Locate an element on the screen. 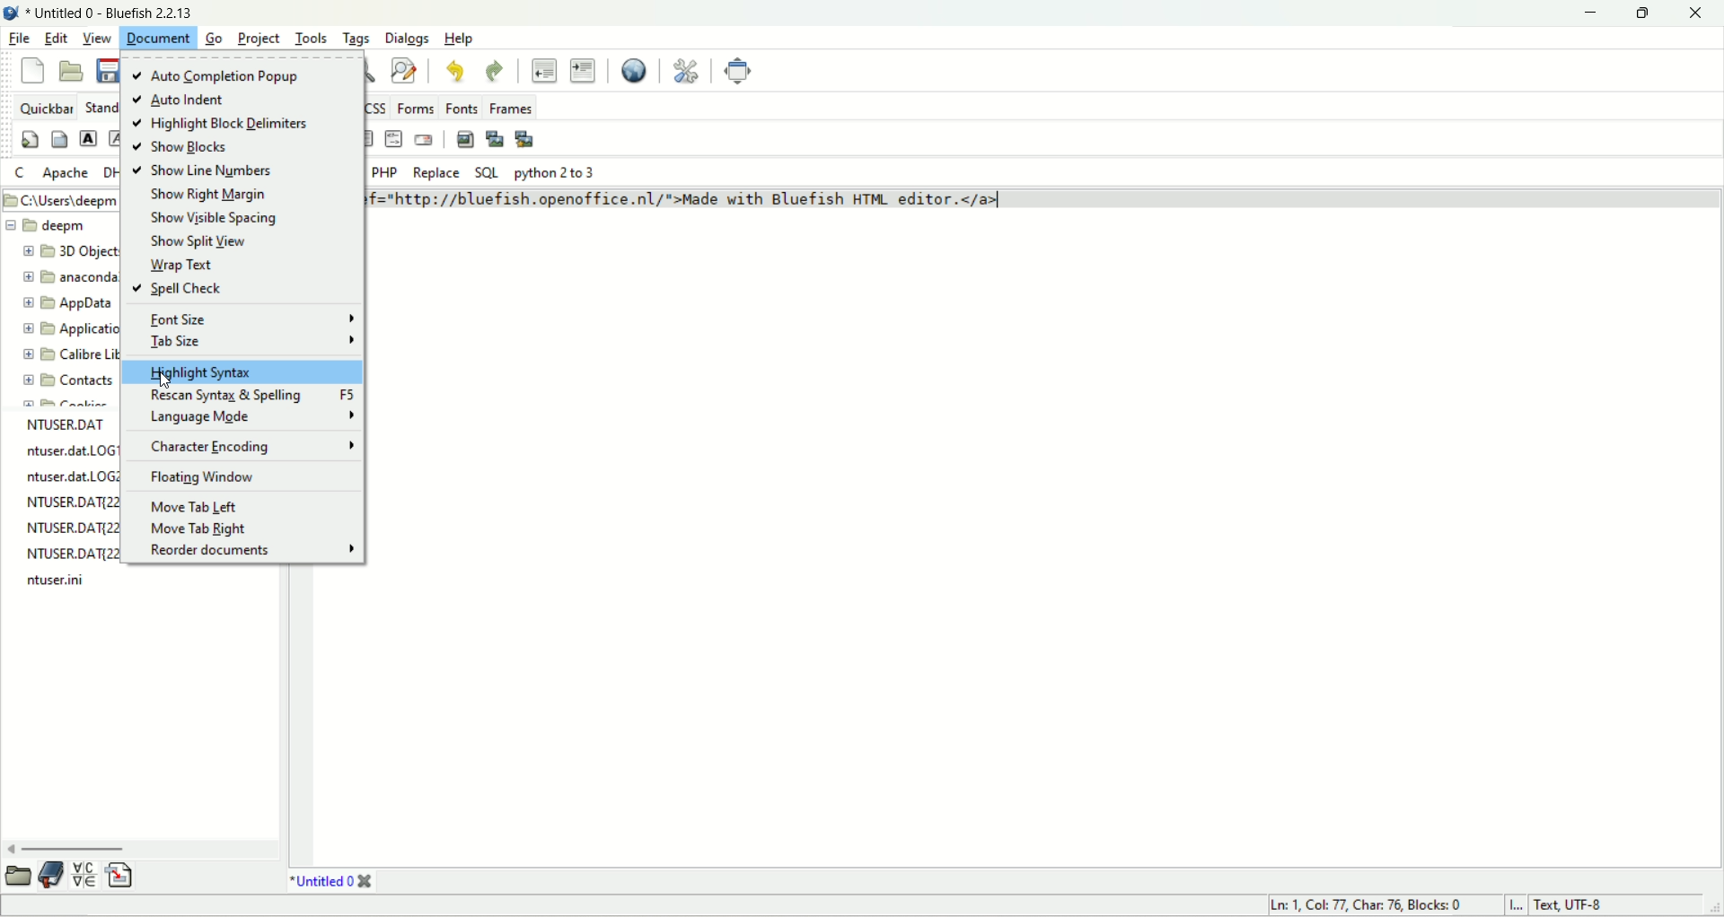 This screenshot has height=917, width=1724. email is located at coordinates (424, 140).